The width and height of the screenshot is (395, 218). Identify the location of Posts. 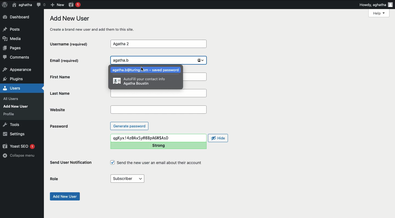
(13, 29).